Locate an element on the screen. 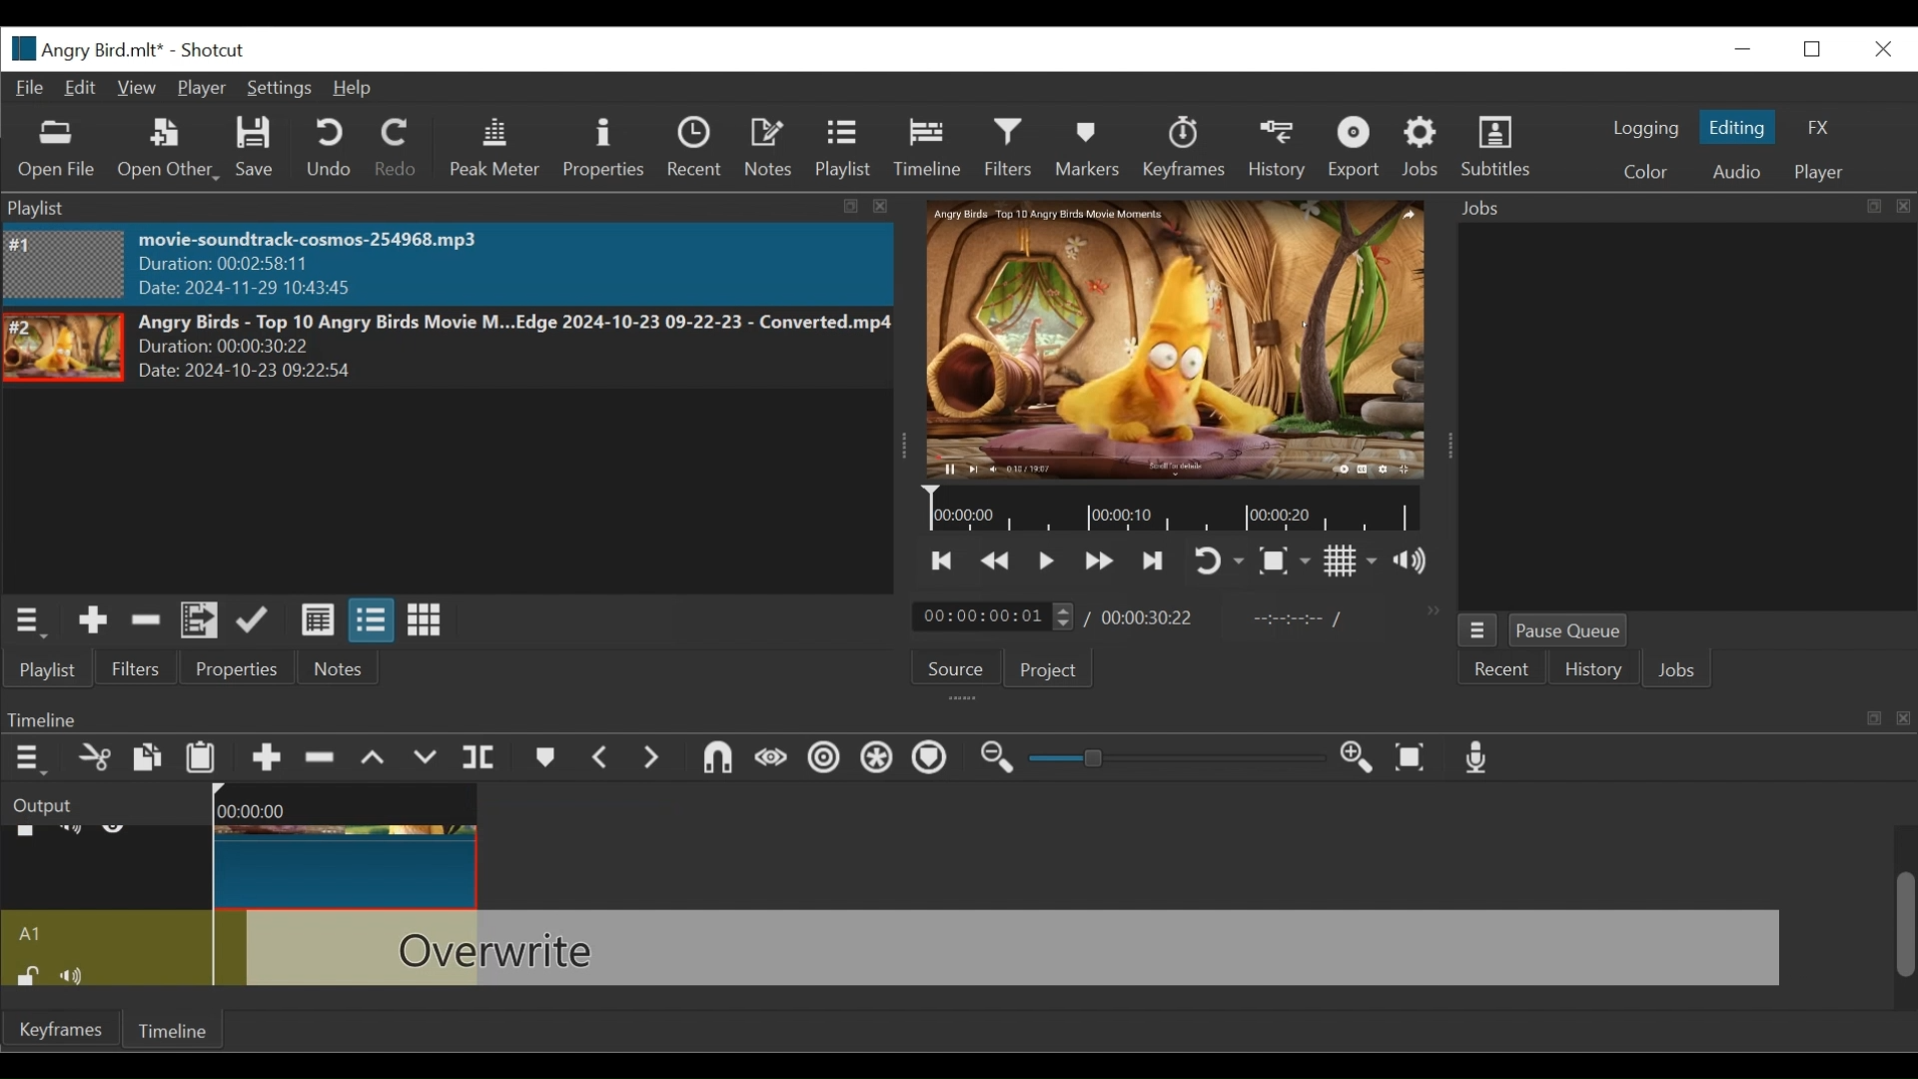  Filters is located at coordinates (1011, 150).